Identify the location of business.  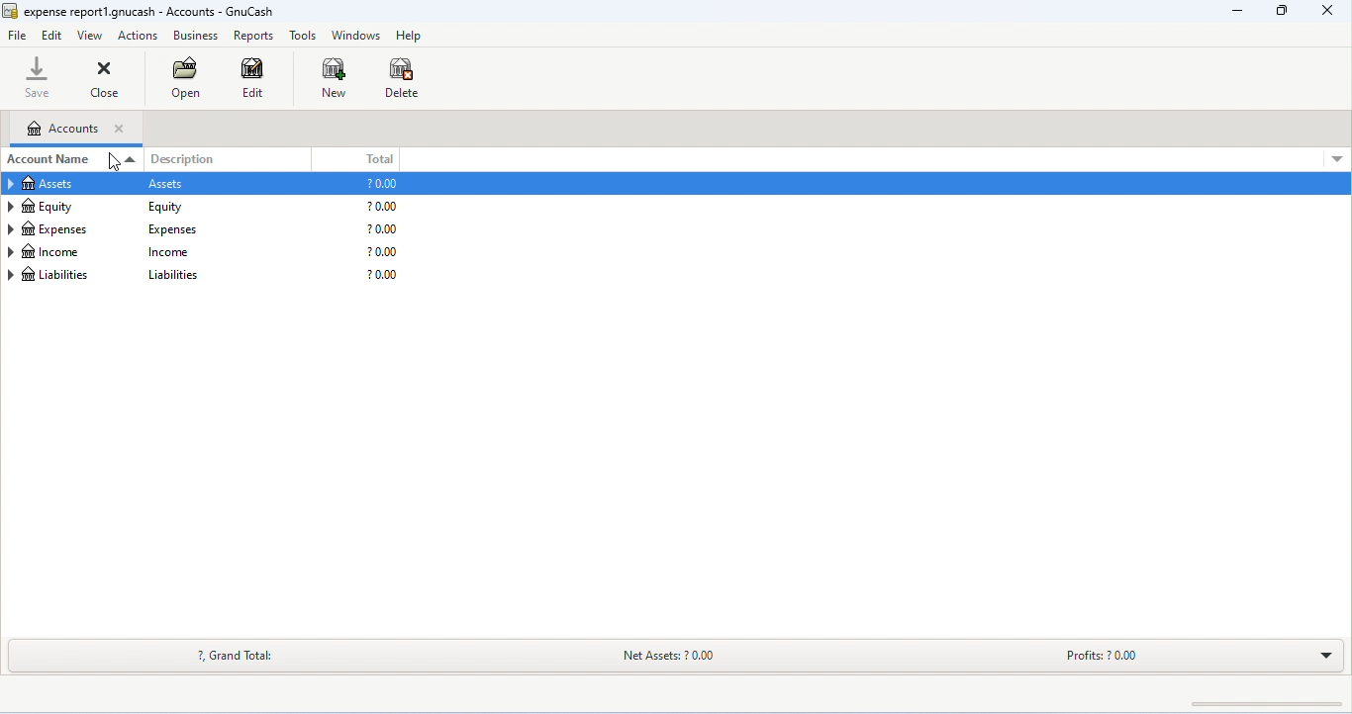
(196, 36).